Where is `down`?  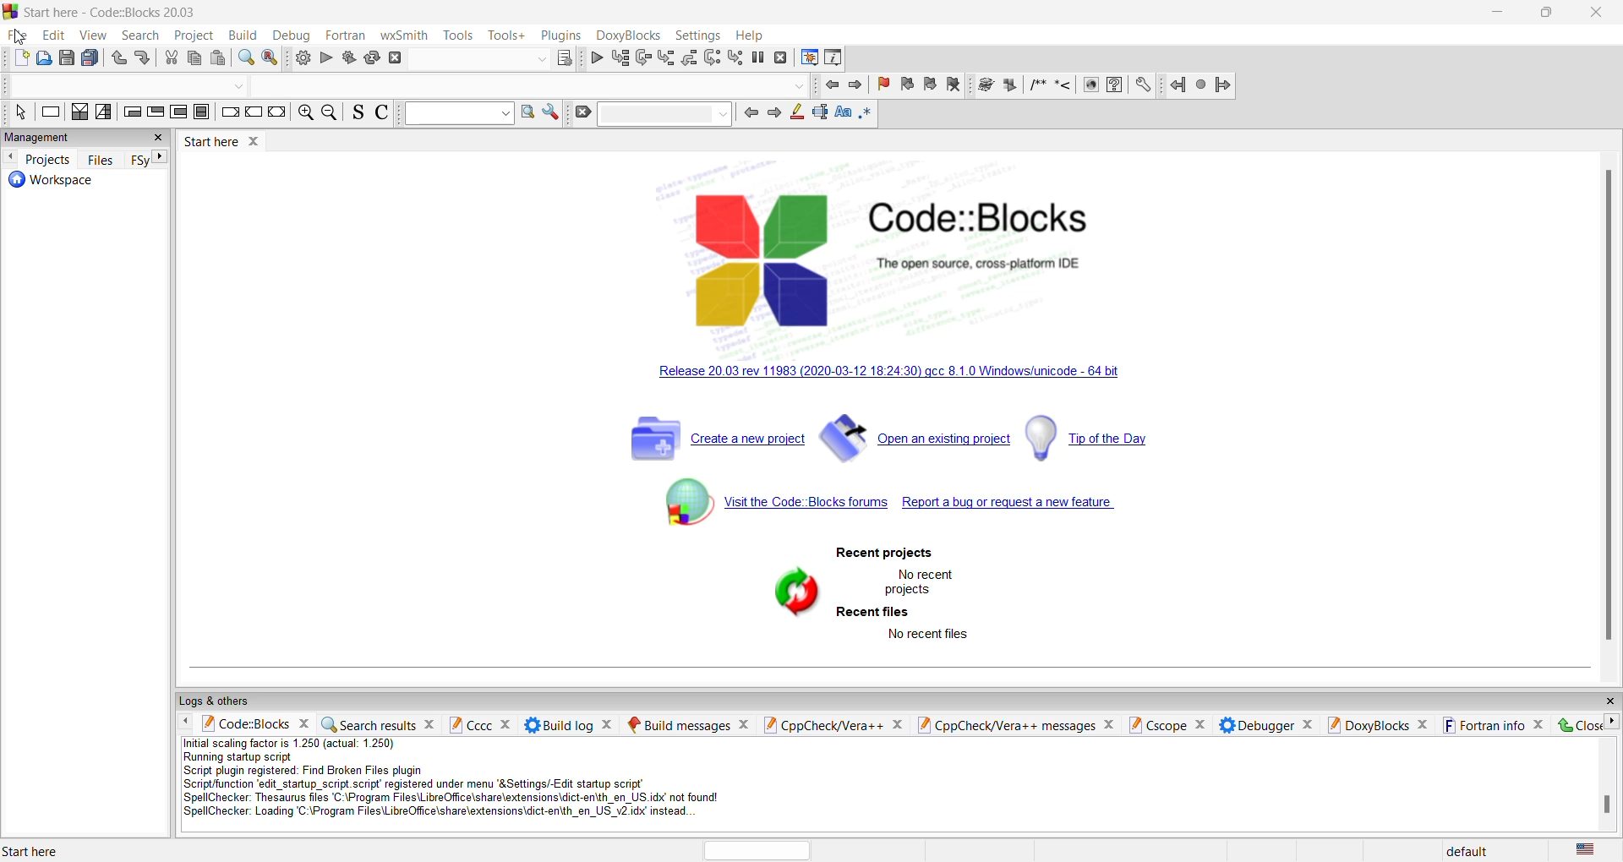
down is located at coordinates (238, 87).